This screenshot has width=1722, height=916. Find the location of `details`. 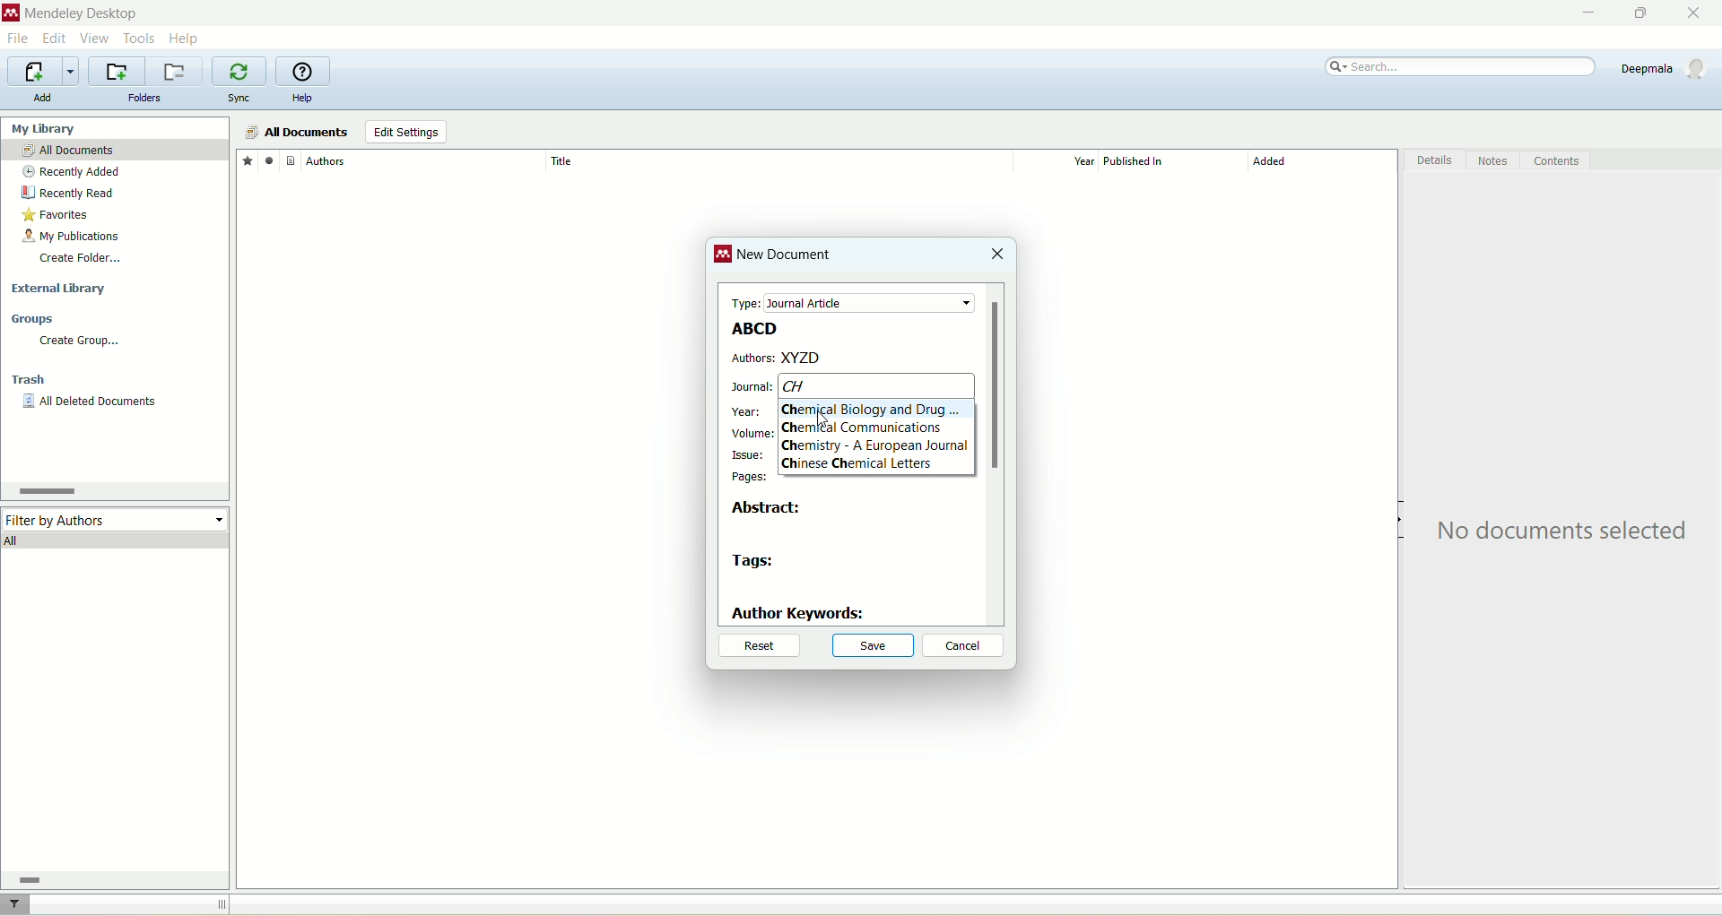

details is located at coordinates (1436, 163).